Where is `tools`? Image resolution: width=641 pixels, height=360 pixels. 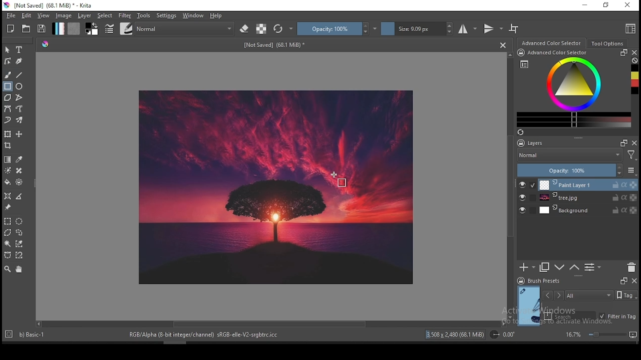 tools is located at coordinates (144, 16).